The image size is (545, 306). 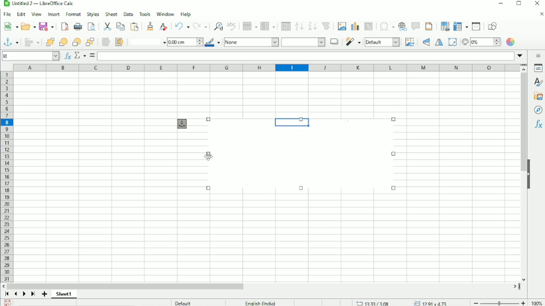 I want to click on Save, so click(x=46, y=27).